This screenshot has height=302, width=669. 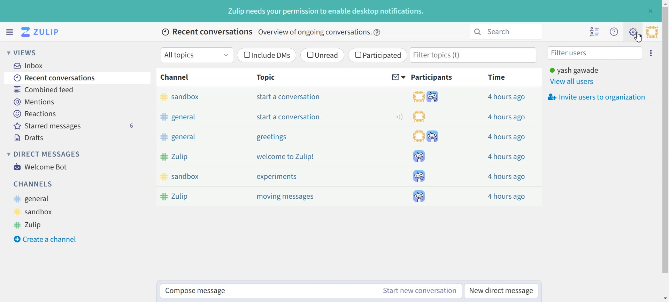 What do you see at coordinates (378, 32) in the screenshot?
I see `Help` at bounding box center [378, 32].